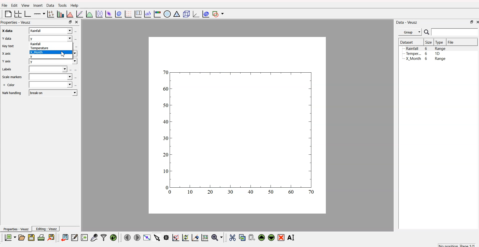  What do you see at coordinates (51, 30) in the screenshot?
I see `x` at bounding box center [51, 30].